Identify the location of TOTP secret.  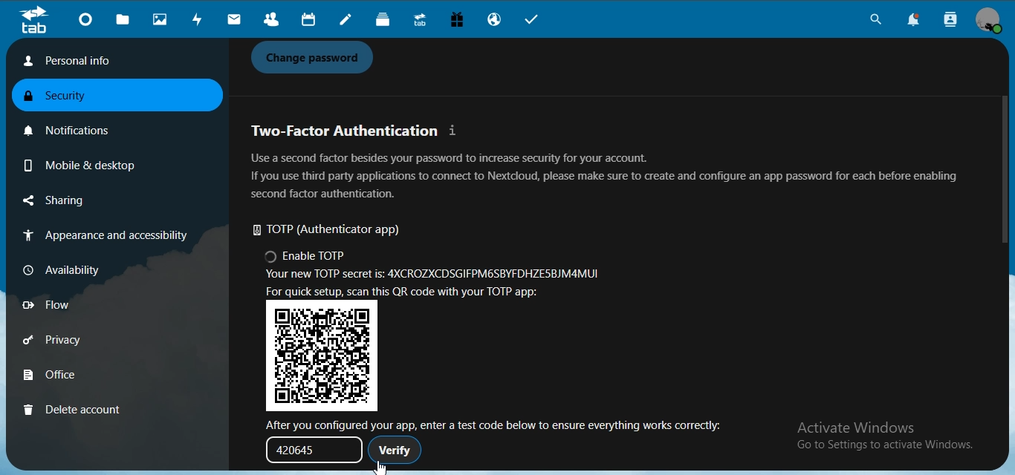
(435, 276).